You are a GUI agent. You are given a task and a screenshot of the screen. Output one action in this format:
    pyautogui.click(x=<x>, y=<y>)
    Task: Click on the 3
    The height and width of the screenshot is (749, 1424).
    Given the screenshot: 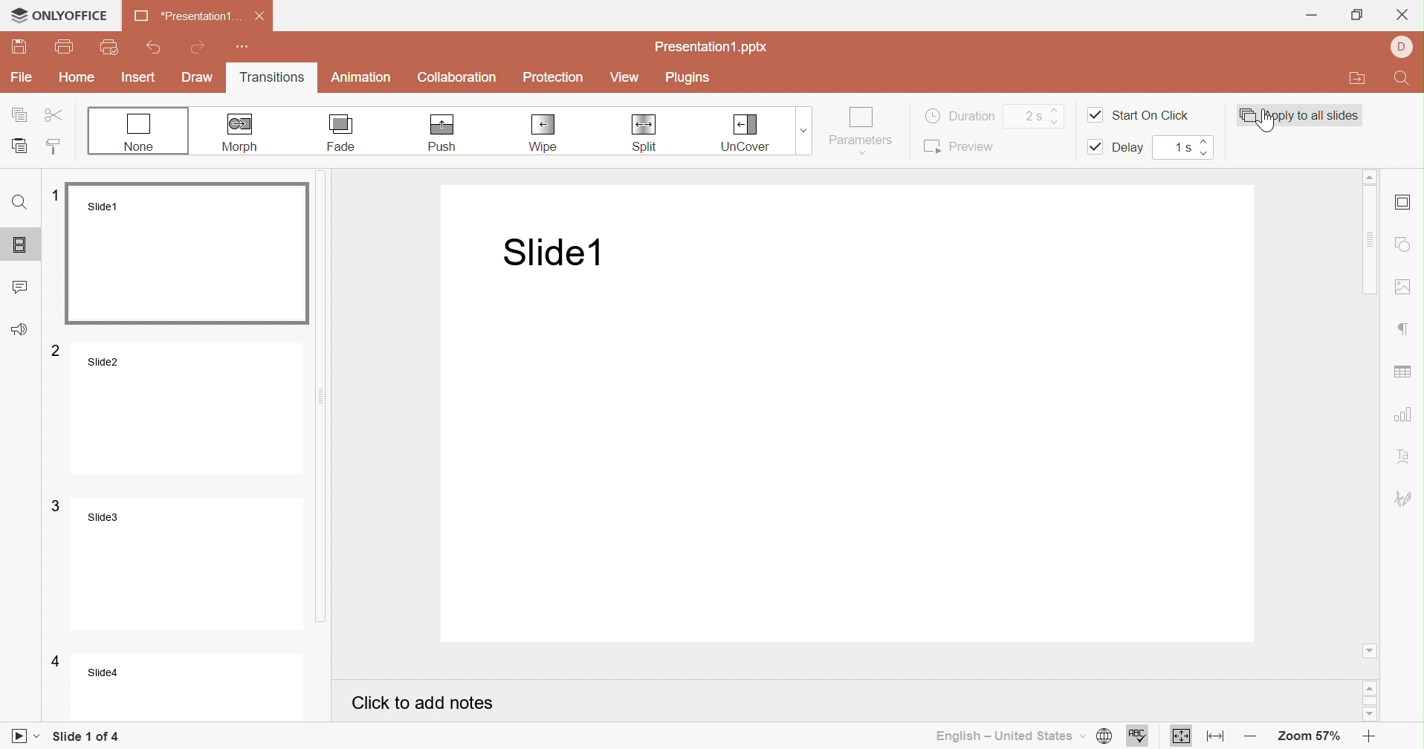 What is the action you would take?
    pyautogui.click(x=56, y=505)
    